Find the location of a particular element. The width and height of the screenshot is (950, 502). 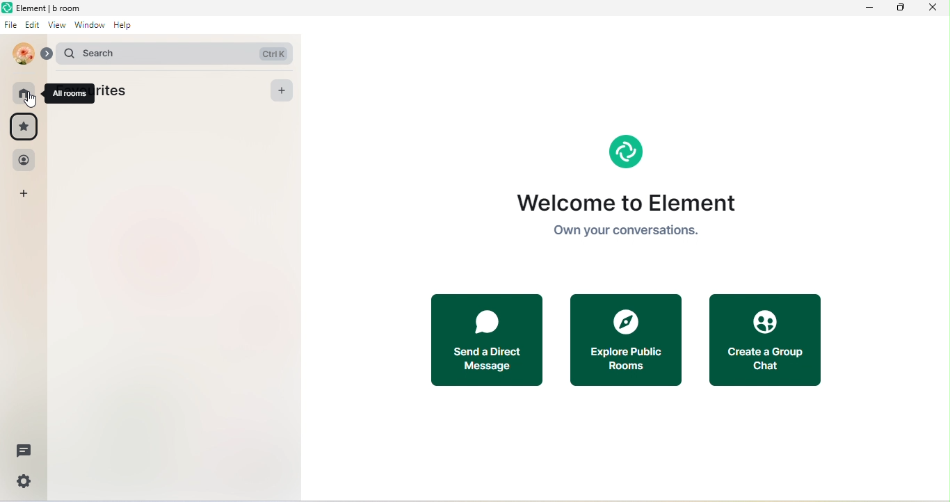

explore public room is located at coordinates (627, 338).